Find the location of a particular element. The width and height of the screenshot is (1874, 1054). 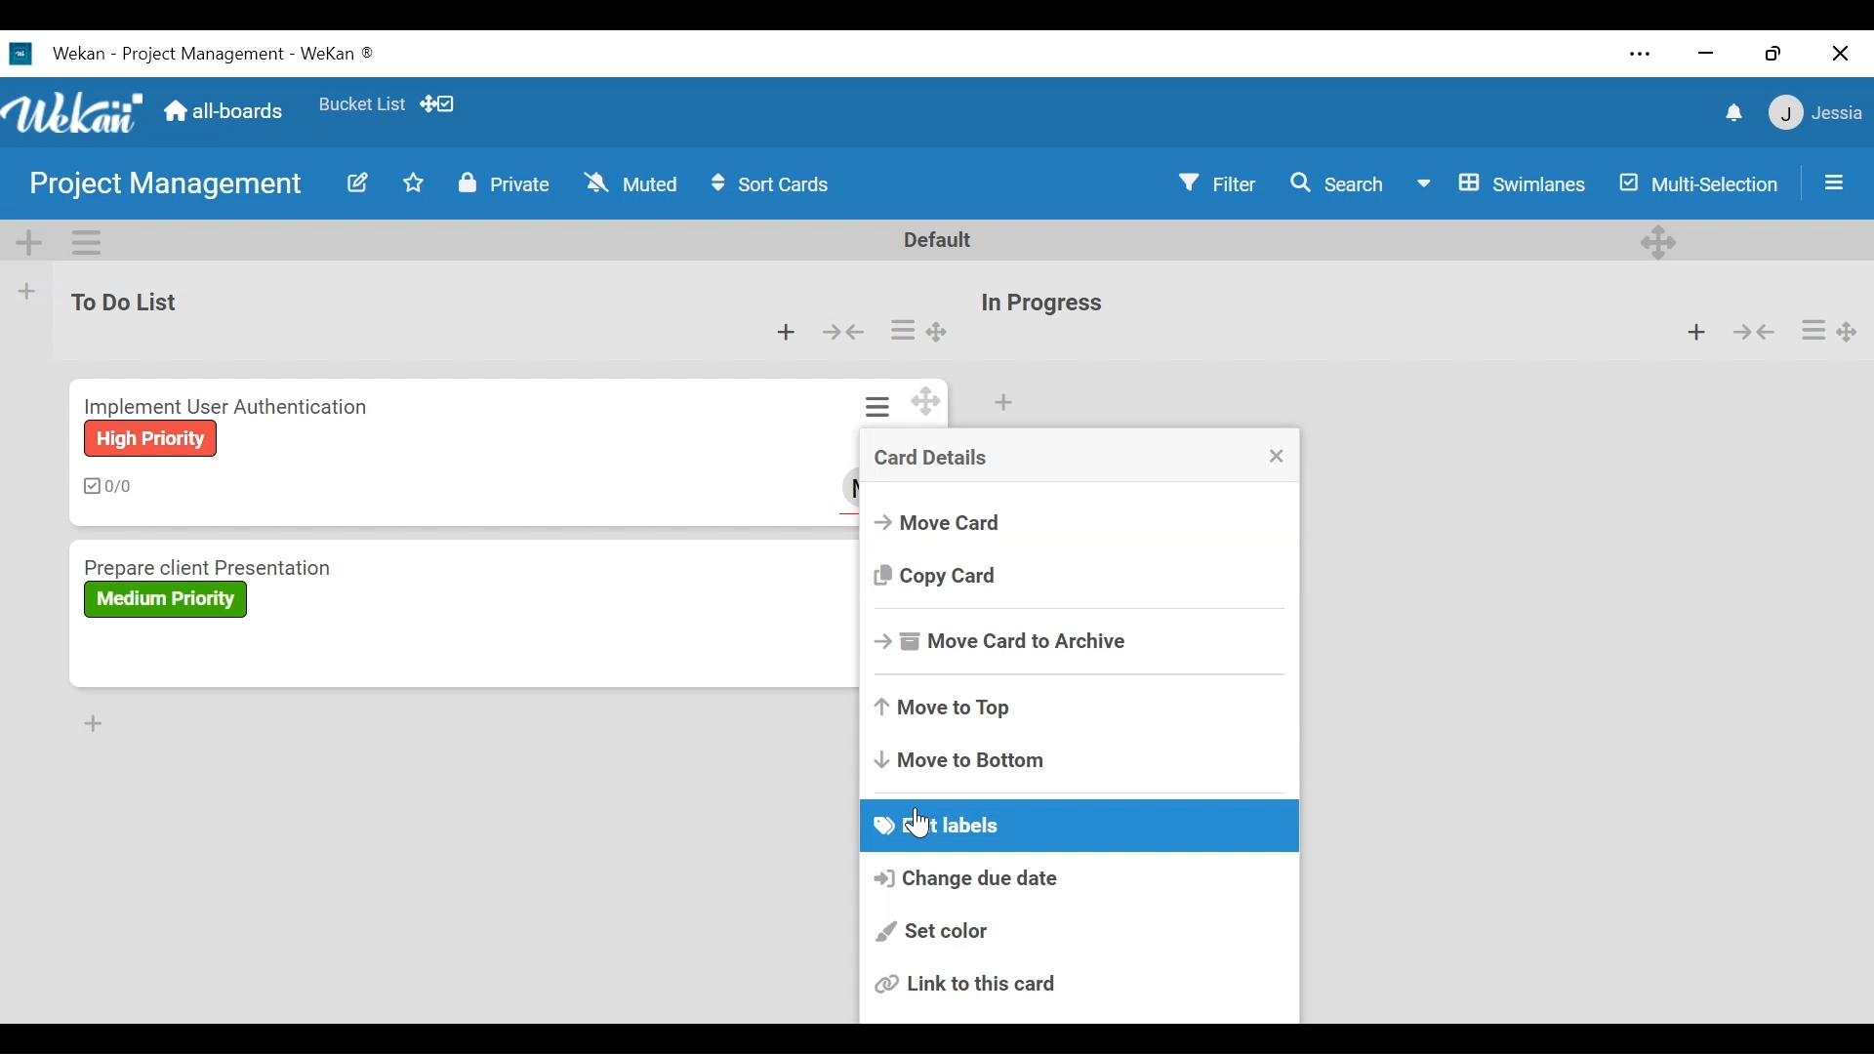

Close is located at coordinates (1278, 455).